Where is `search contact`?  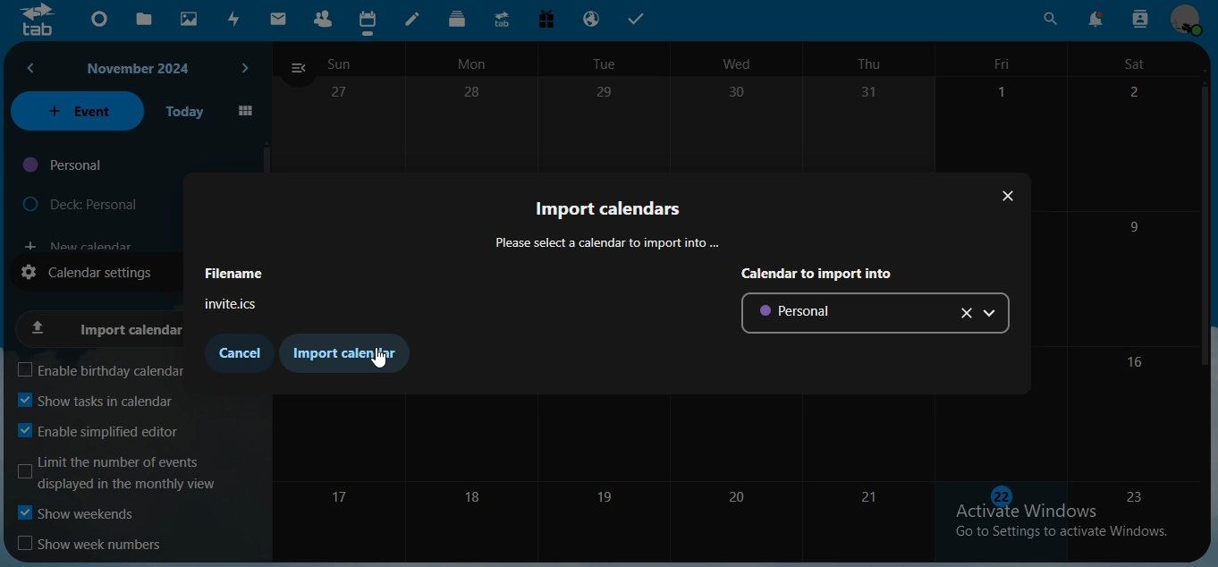
search contact is located at coordinates (1139, 17).